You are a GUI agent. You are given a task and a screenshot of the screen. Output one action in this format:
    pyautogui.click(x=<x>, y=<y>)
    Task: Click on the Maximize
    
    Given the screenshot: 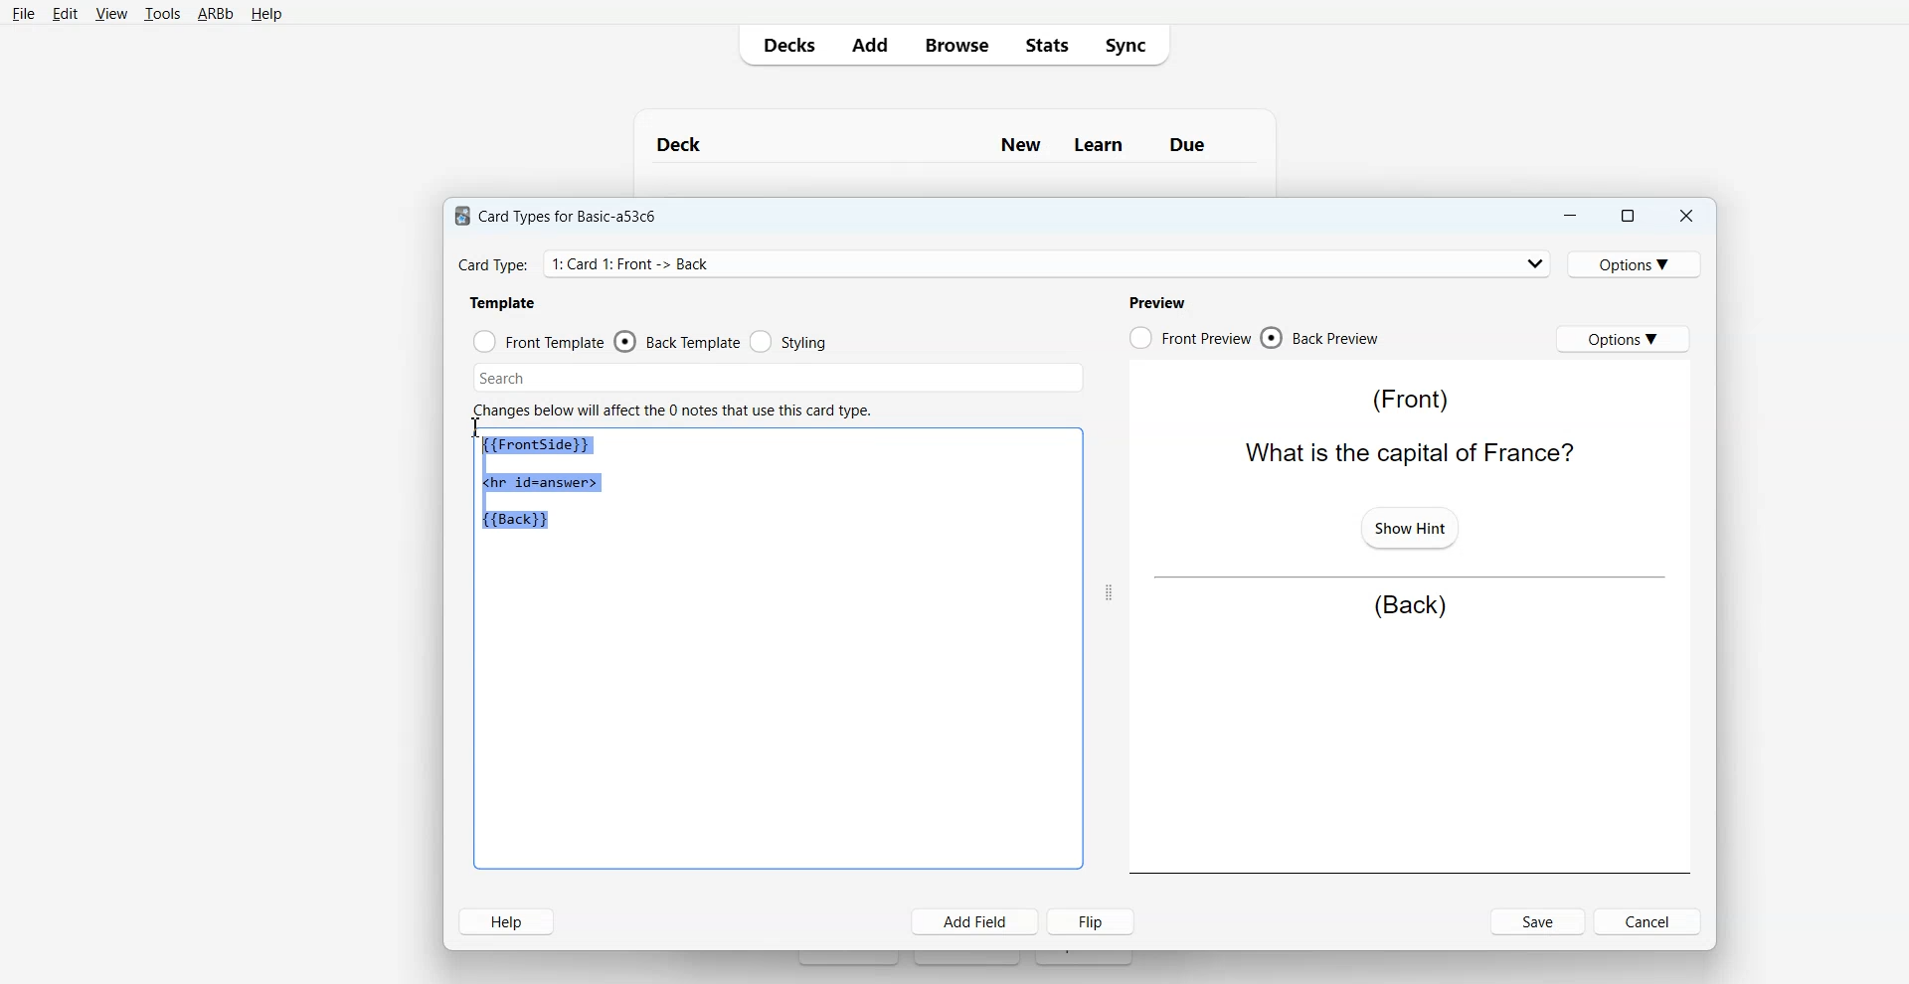 What is the action you would take?
    pyautogui.click(x=1626, y=216)
    